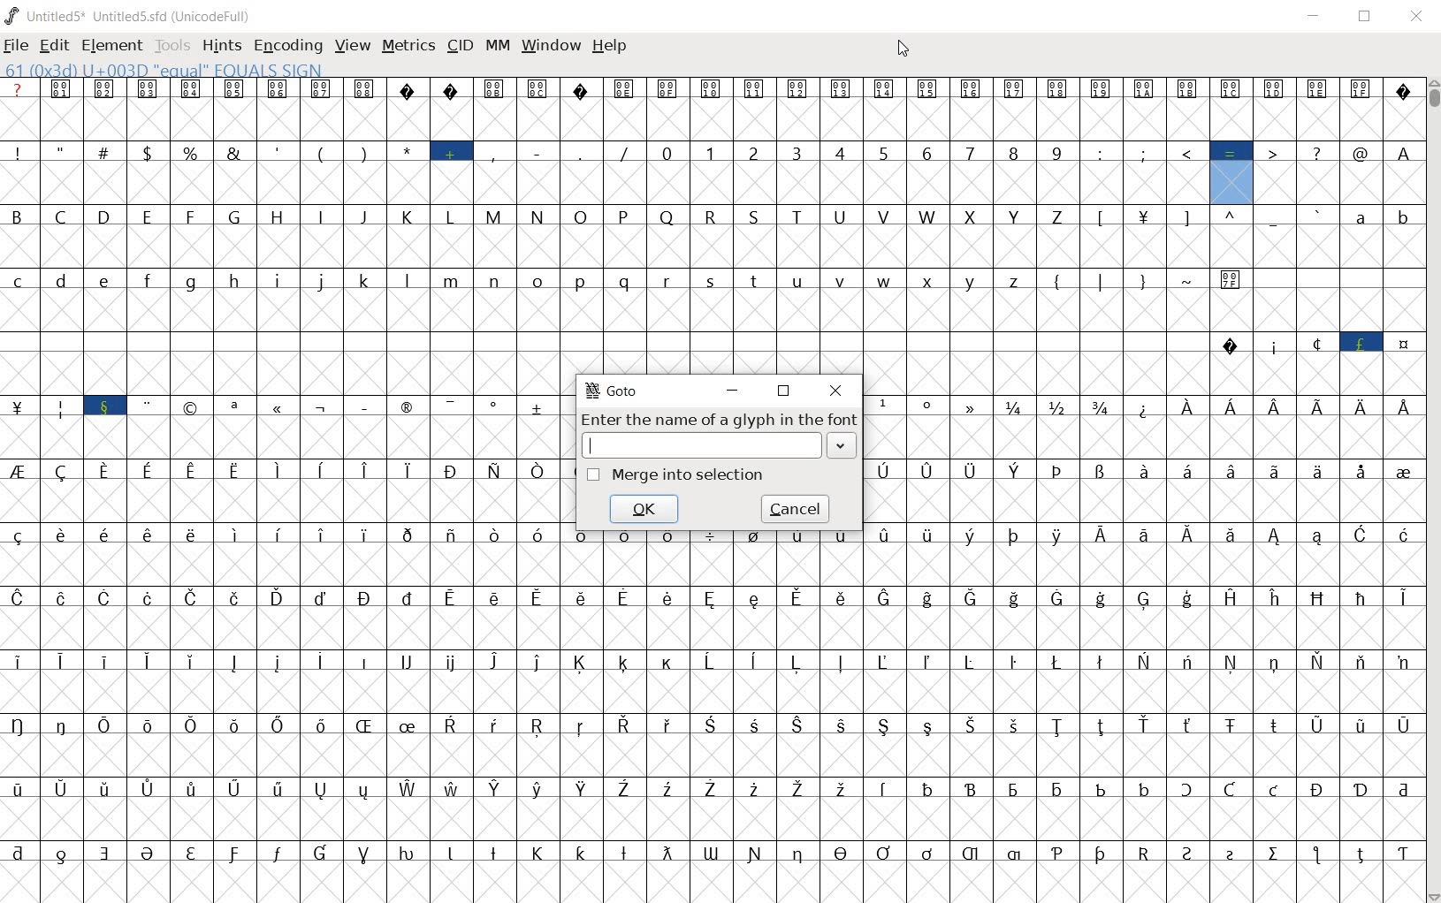 The image size is (1441, 903). Describe the element at coordinates (220, 46) in the screenshot. I see `hints` at that location.